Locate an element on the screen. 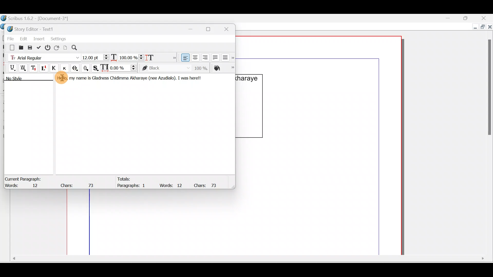 The width and height of the screenshot is (493, 277). Words: 12 is located at coordinates (172, 185).